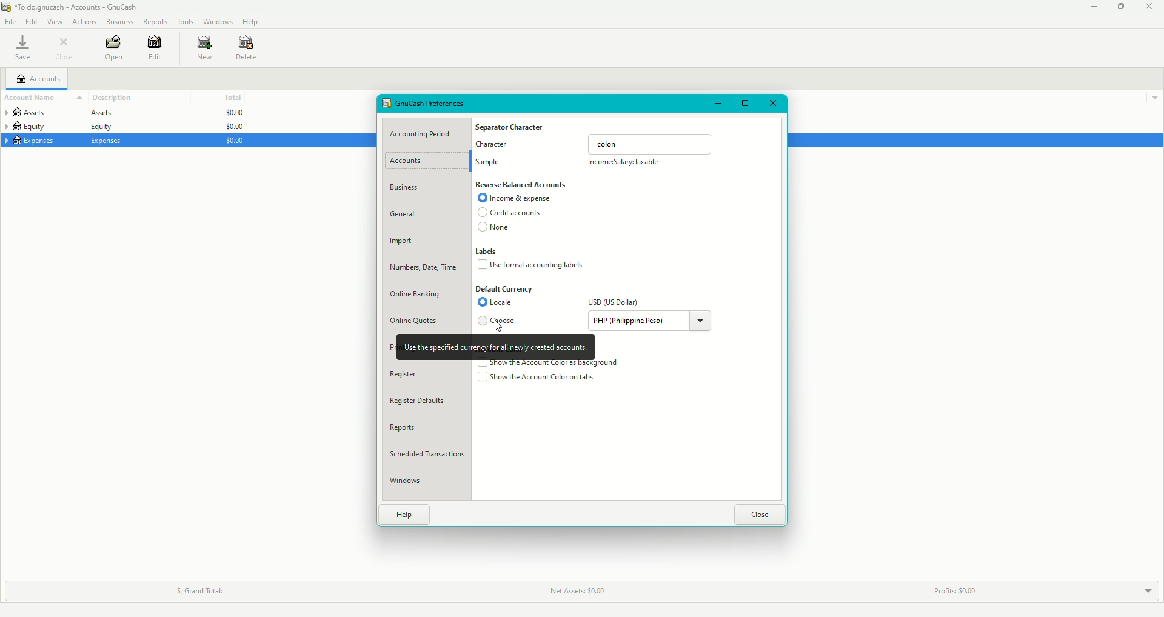 This screenshot has height=617, width=1164. What do you see at coordinates (409, 481) in the screenshot?
I see `Windows` at bounding box center [409, 481].